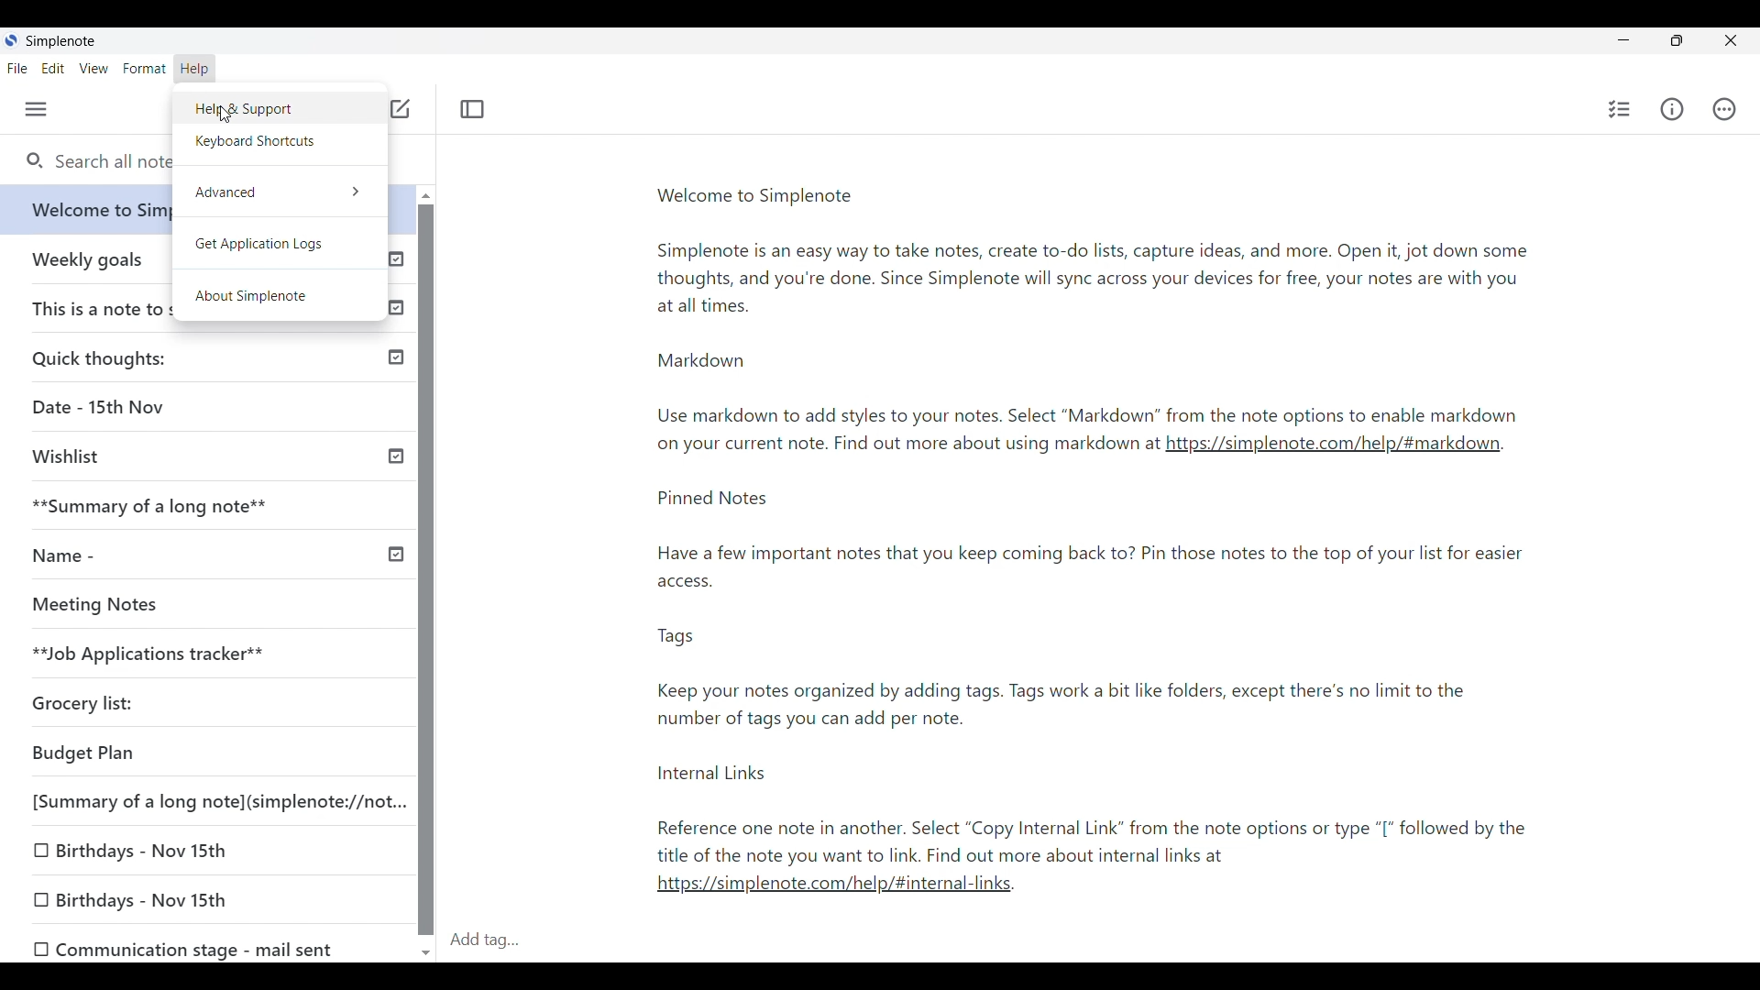 Image resolution: width=1760 pixels, height=990 pixels. What do you see at coordinates (94, 69) in the screenshot?
I see `View menu` at bounding box center [94, 69].